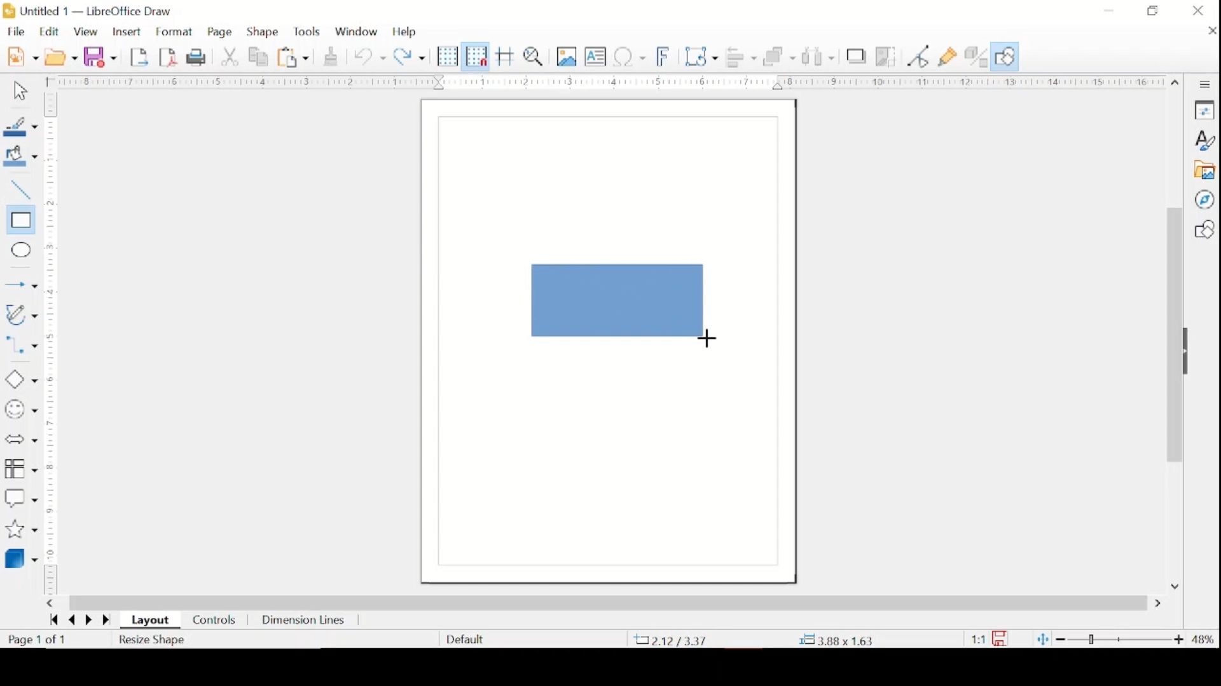 The height and width of the screenshot is (686, 1221). Describe the element at coordinates (448, 57) in the screenshot. I see `display grid` at that location.